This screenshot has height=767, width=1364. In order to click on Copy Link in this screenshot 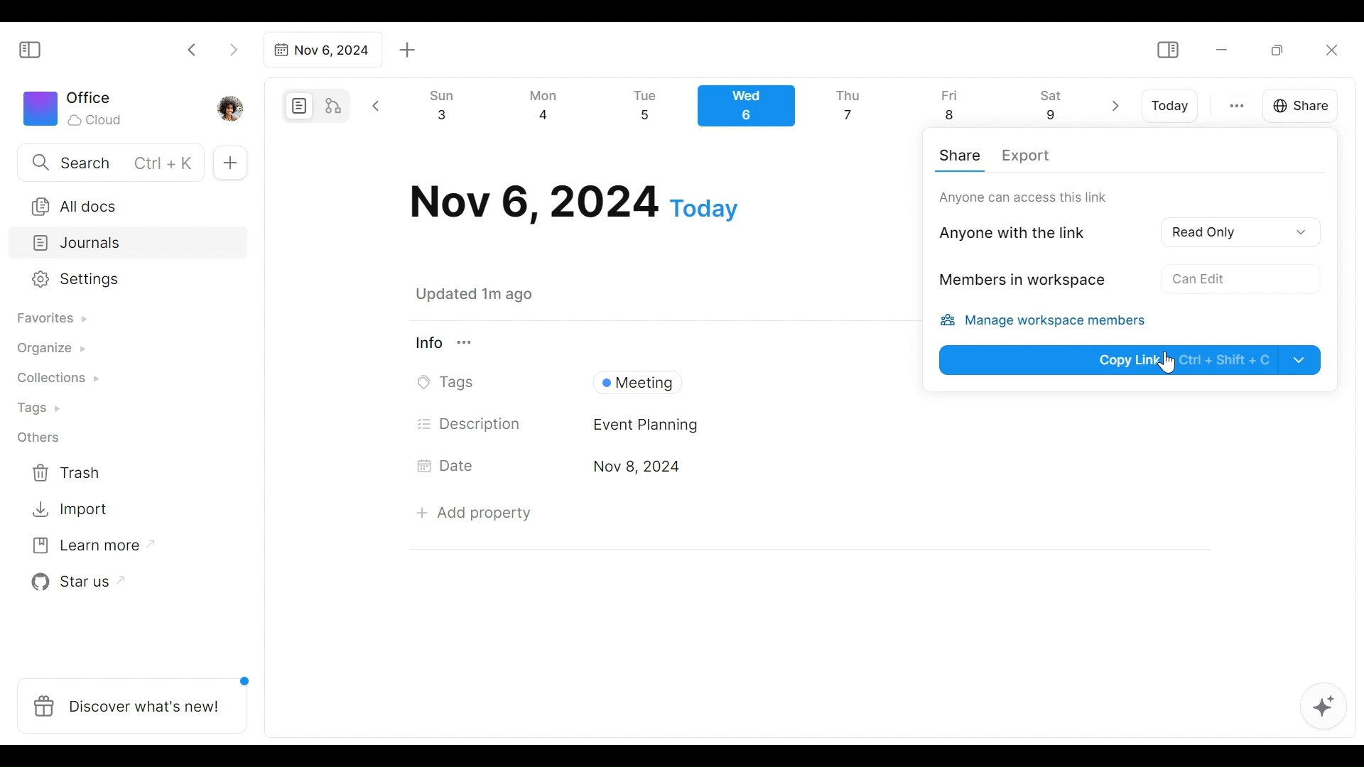, I will do `click(1132, 359)`.